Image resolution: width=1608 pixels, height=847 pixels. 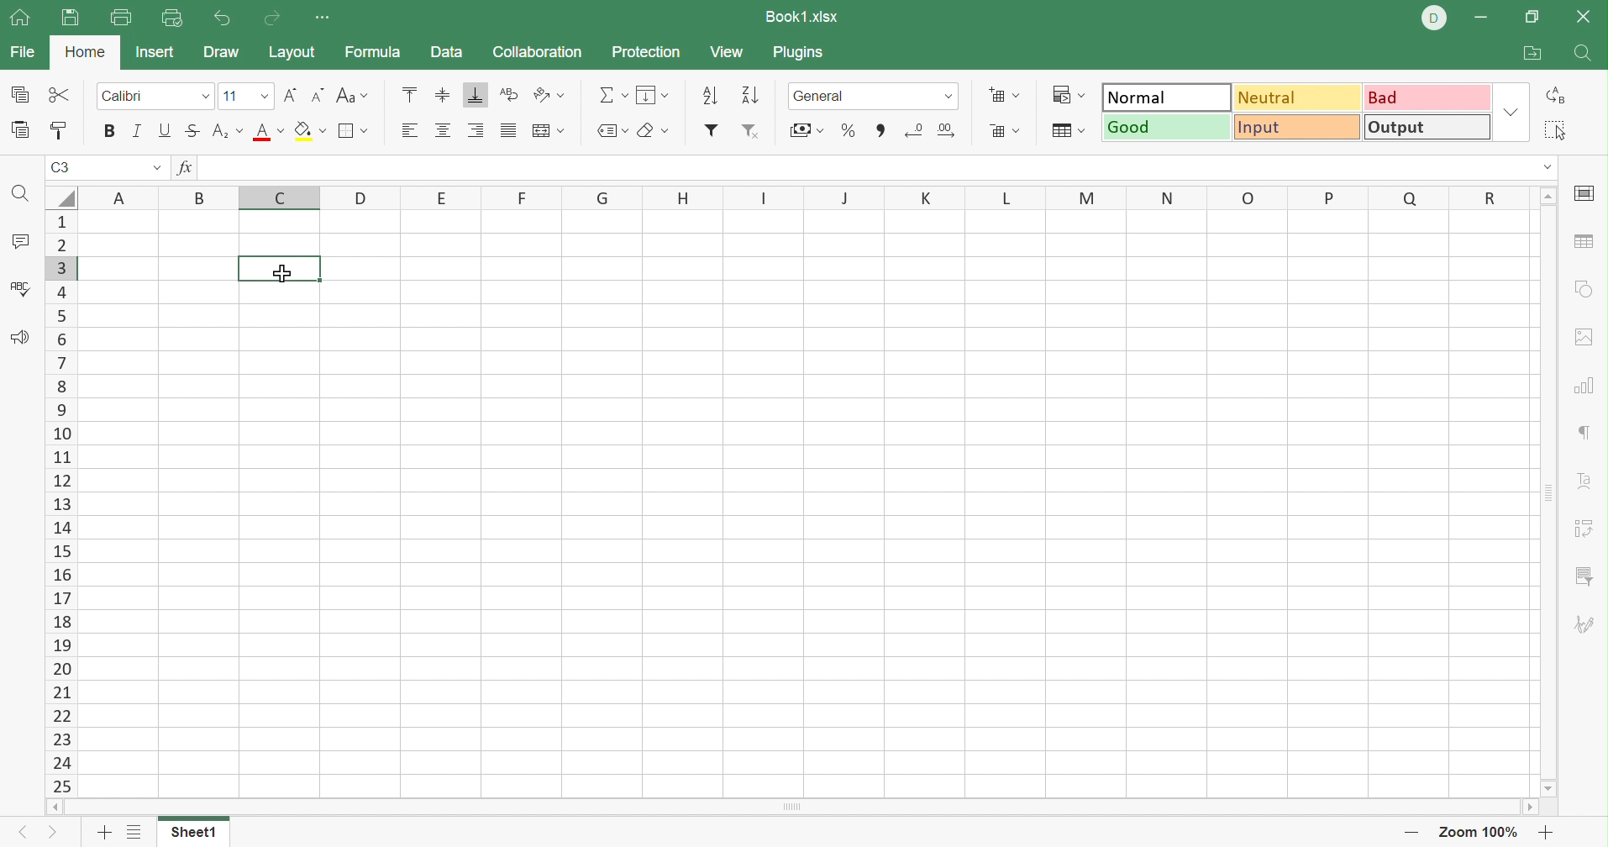 I want to click on Cursor, so click(x=281, y=273).